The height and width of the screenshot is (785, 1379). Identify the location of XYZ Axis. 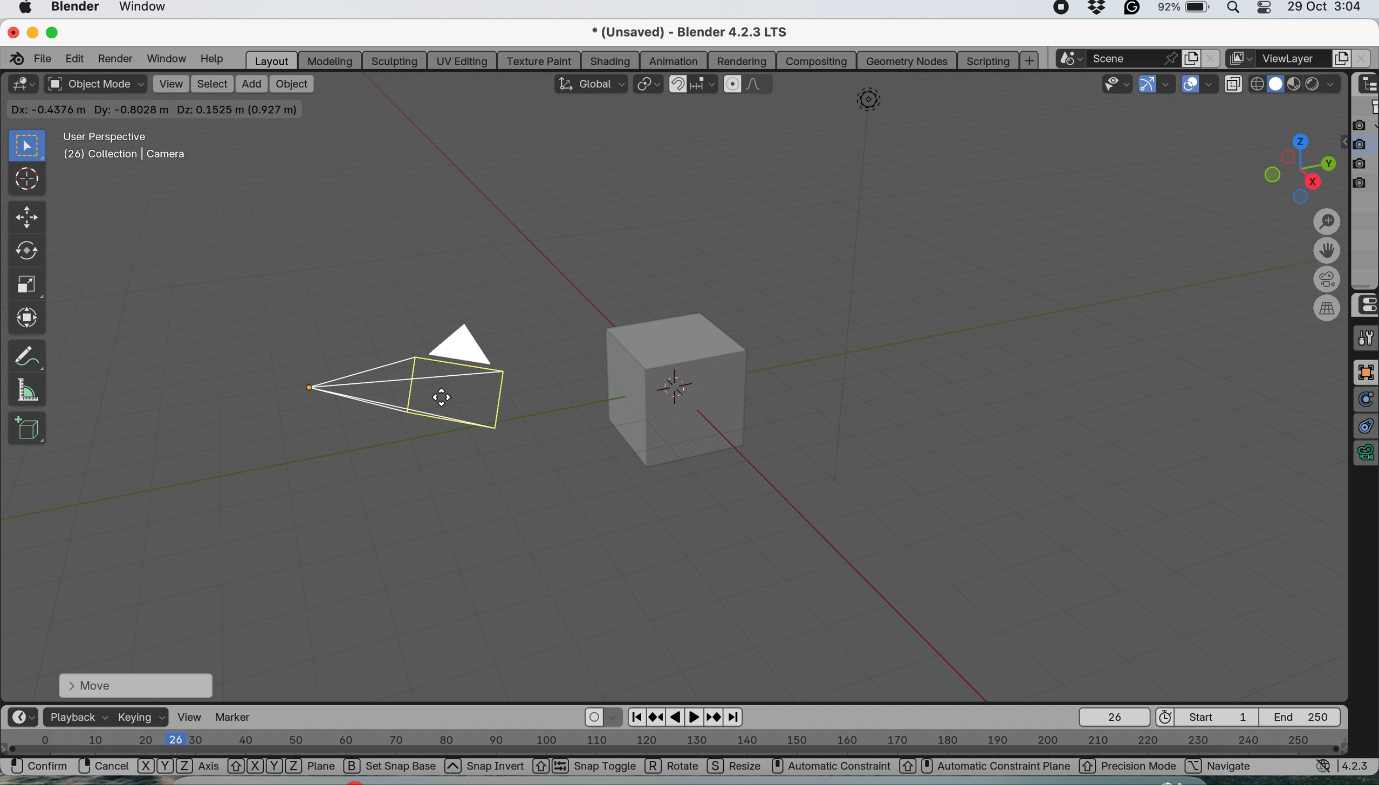
(179, 768).